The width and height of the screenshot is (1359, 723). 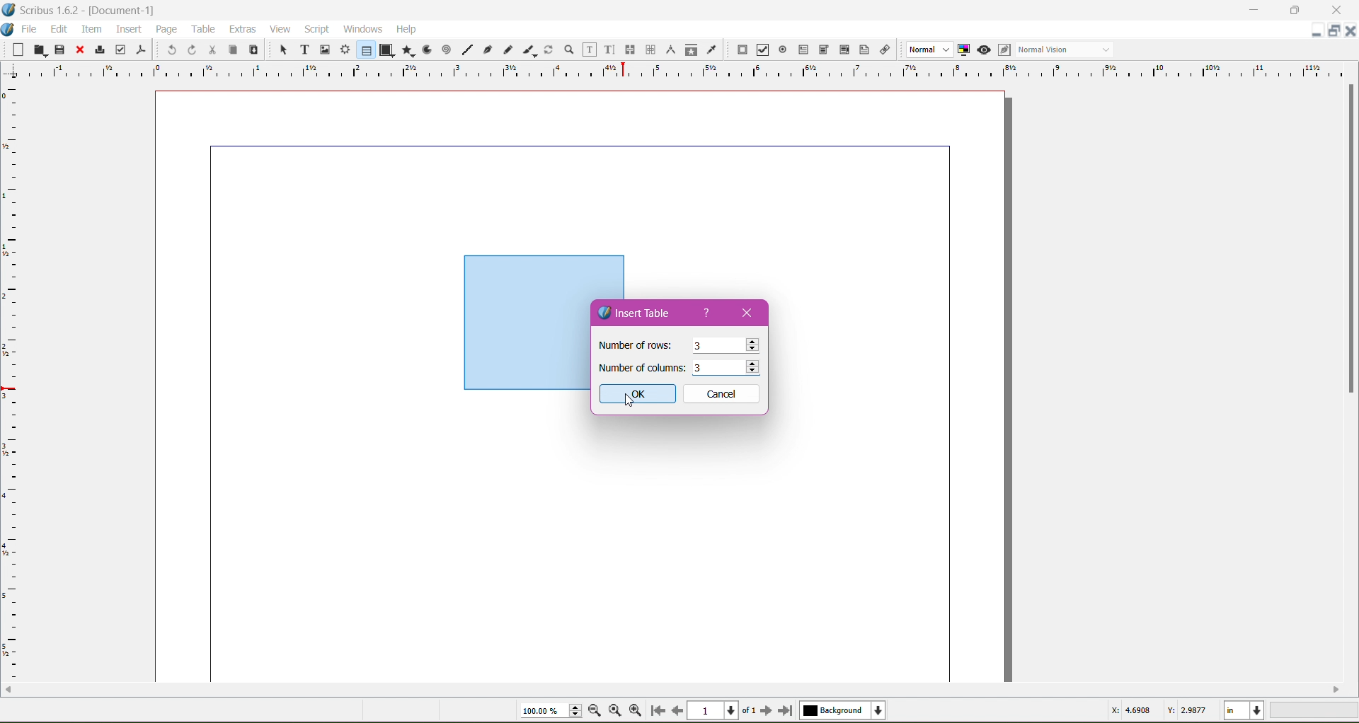 I want to click on Item, so click(x=91, y=29).